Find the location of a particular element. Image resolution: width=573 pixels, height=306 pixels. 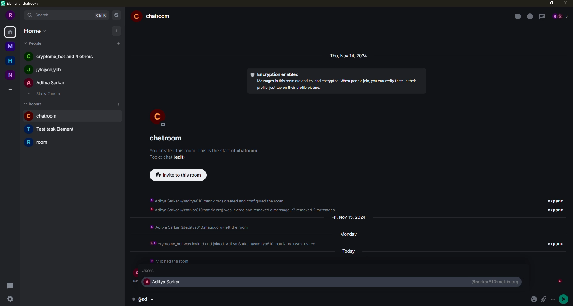

add is located at coordinates (118, 103).